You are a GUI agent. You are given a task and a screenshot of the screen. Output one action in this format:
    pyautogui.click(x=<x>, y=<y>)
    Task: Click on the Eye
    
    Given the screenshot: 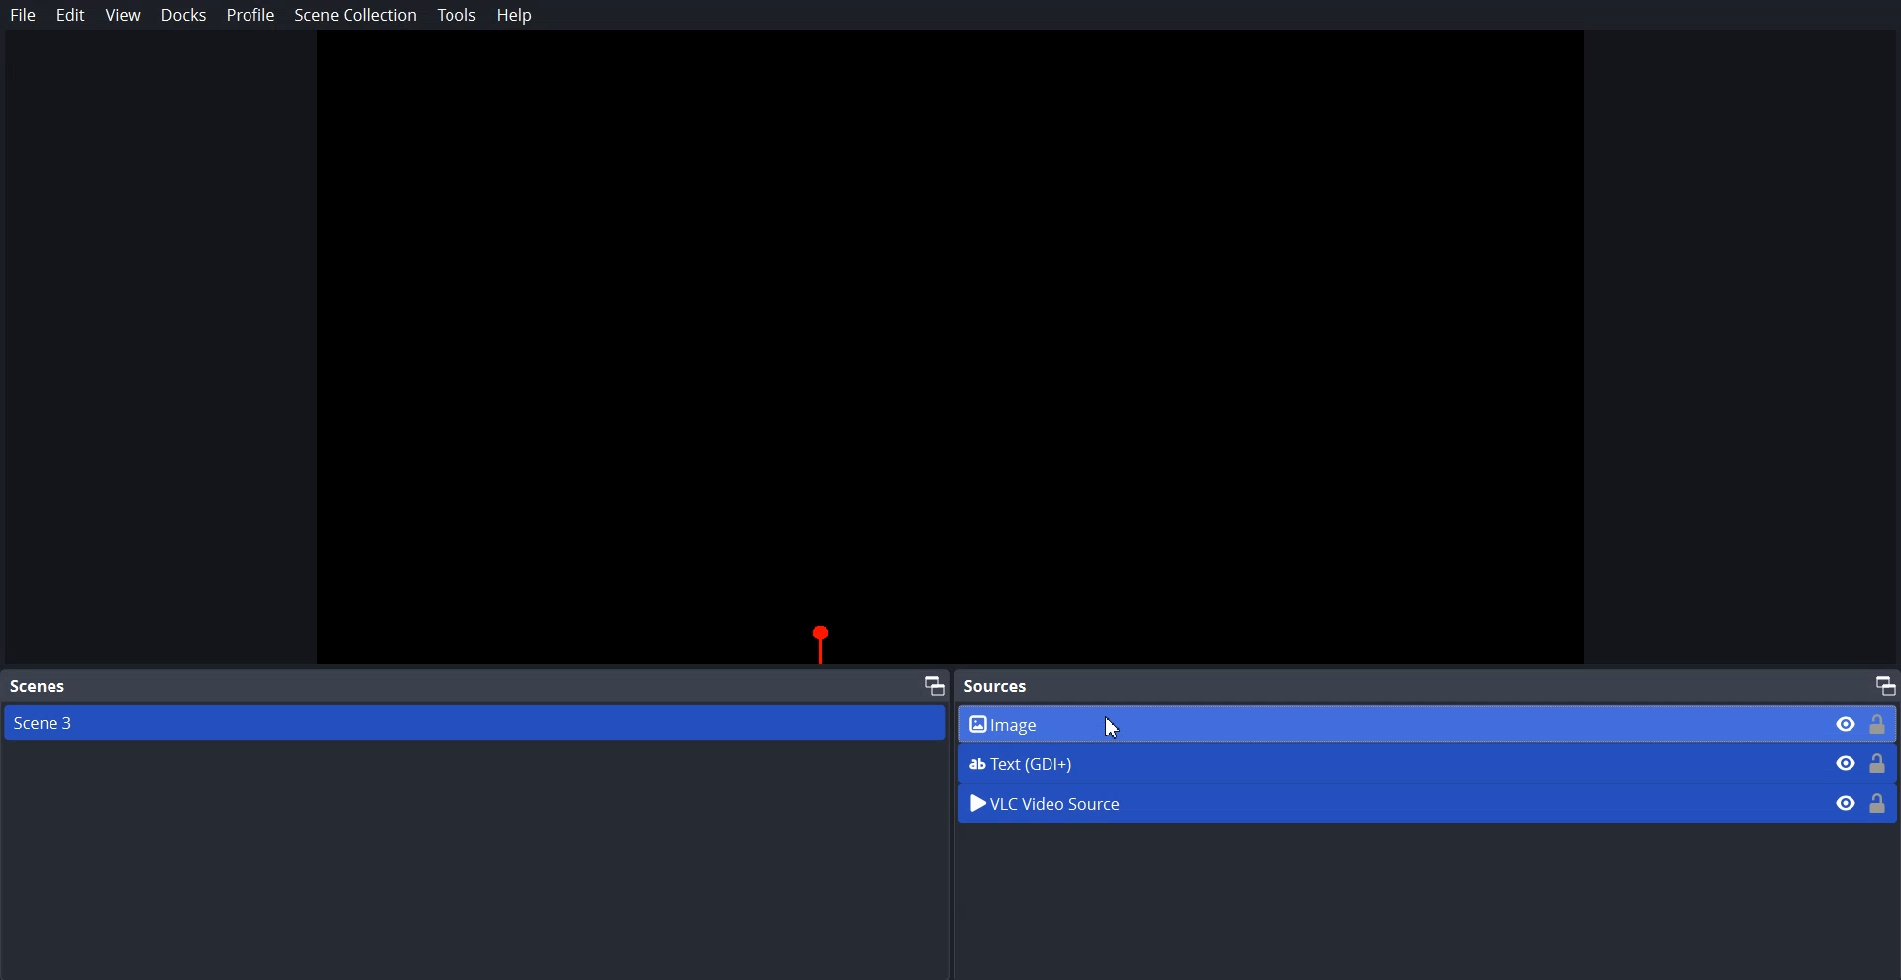 What is the action you would take?
    pyautogui.click(x=1846, y=802)
    